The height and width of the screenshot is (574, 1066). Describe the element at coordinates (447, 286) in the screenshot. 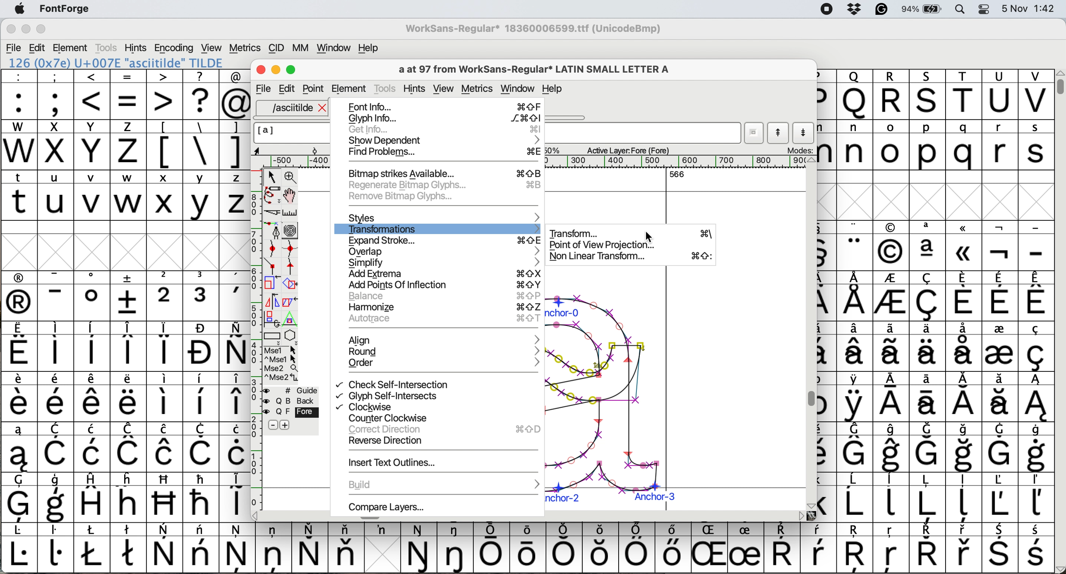

I see `add points of inflection` at that location.